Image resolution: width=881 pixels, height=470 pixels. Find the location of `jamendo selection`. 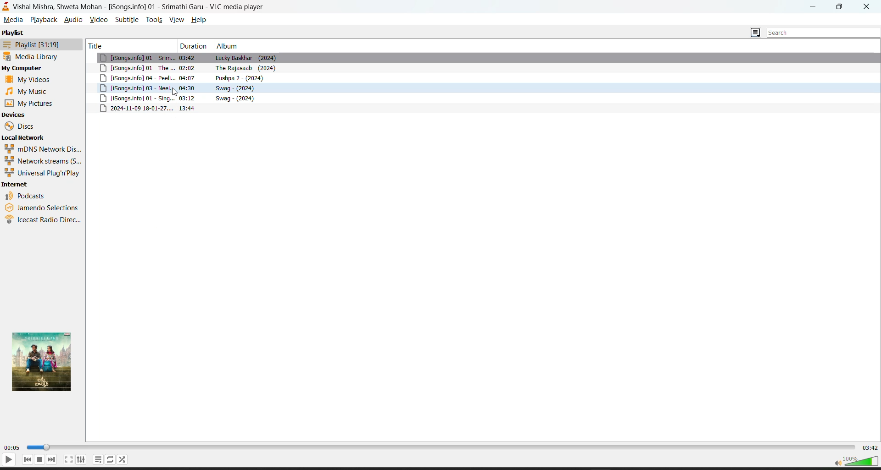

jamendo selection is located at coordinates (44, 207).